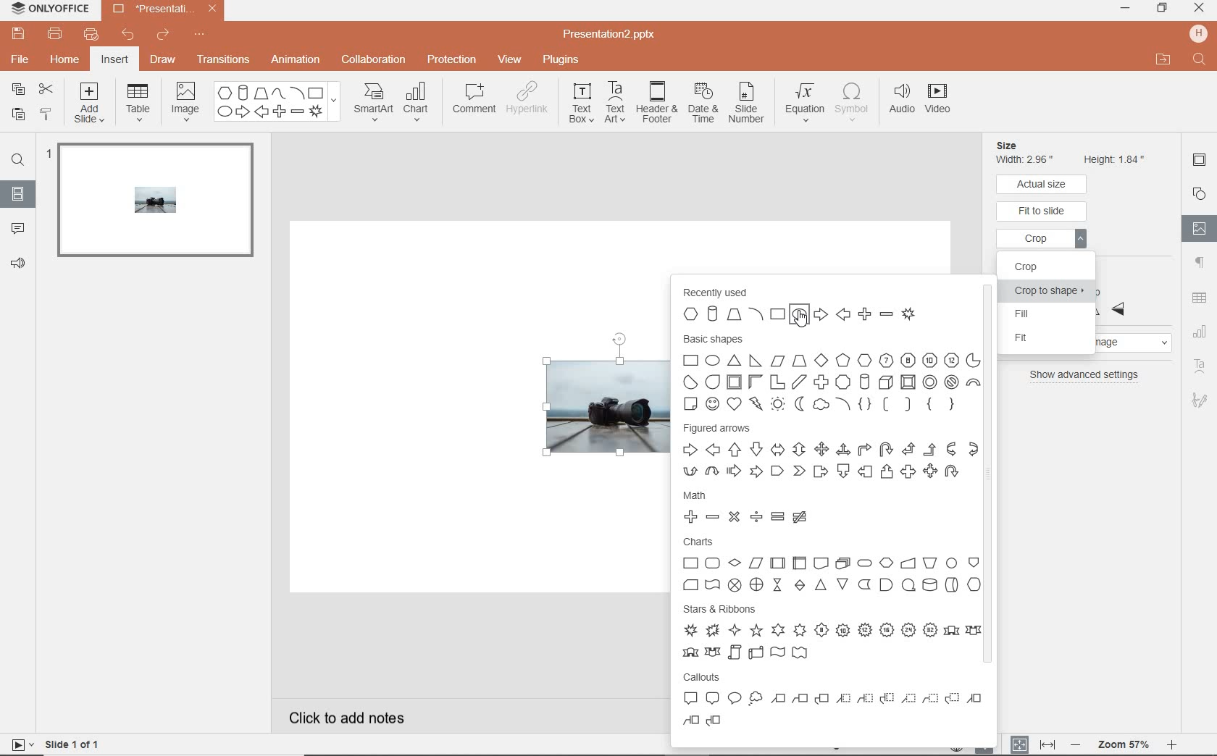 This screenshot has width=1217, height=756. Describe the element at coordinates (1199, 297) in the screenshot. I see `table settings` at that location.